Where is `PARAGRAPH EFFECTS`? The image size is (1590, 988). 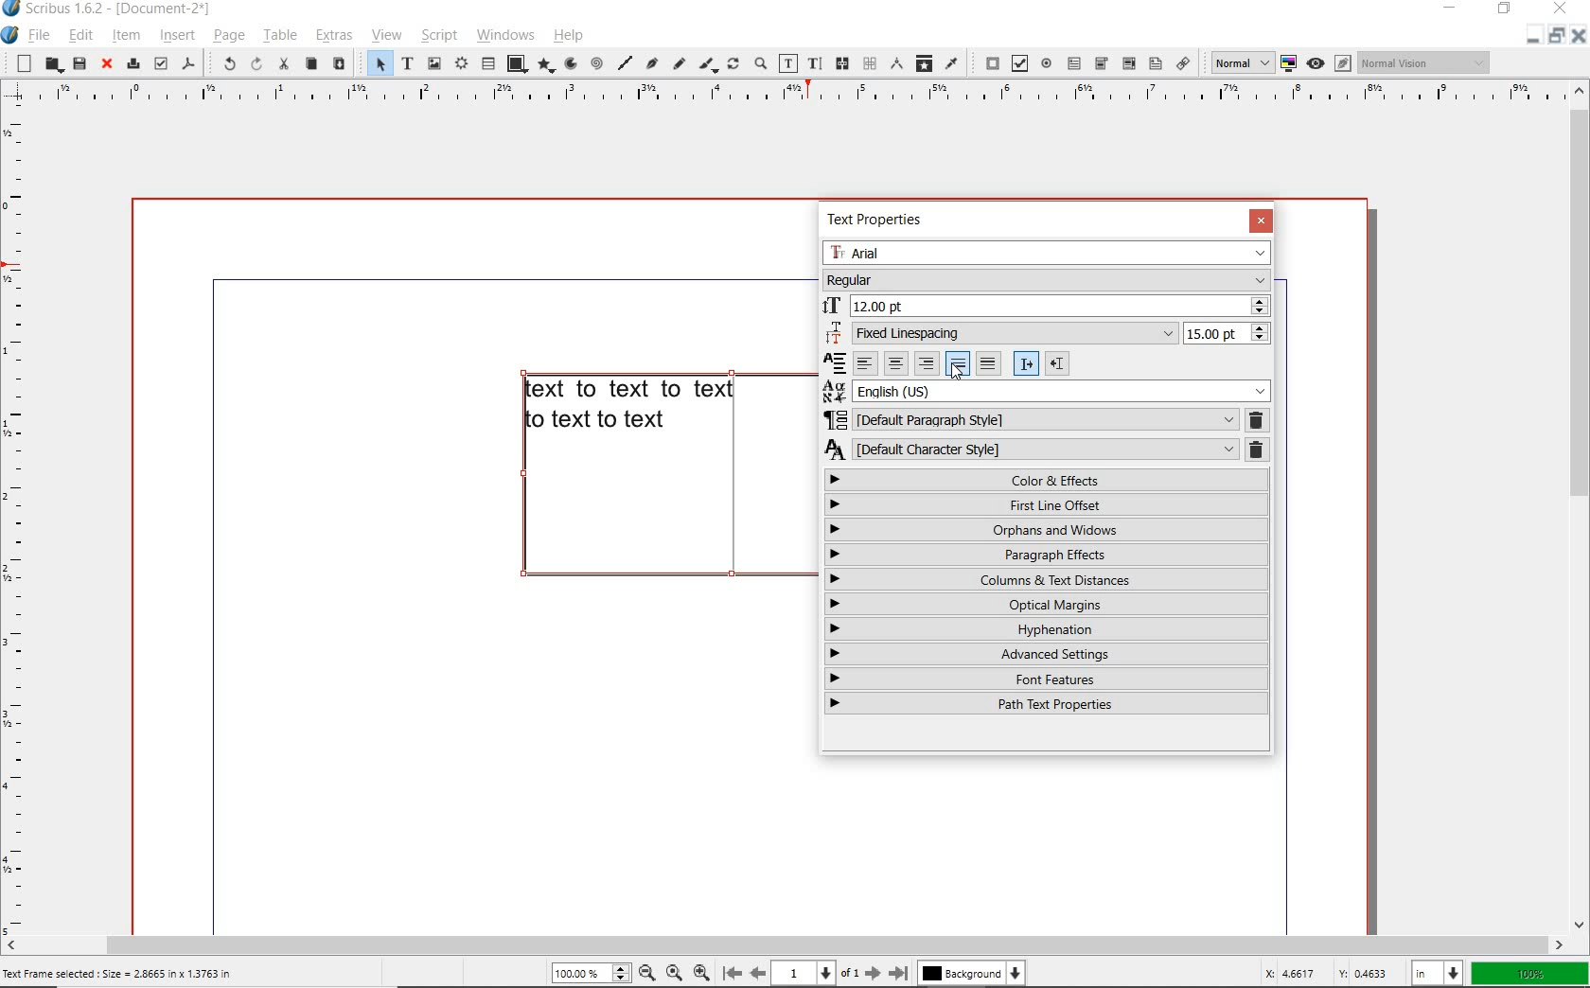
PARAGRAPH EFFECTS is located at coordinates (1048, 556).